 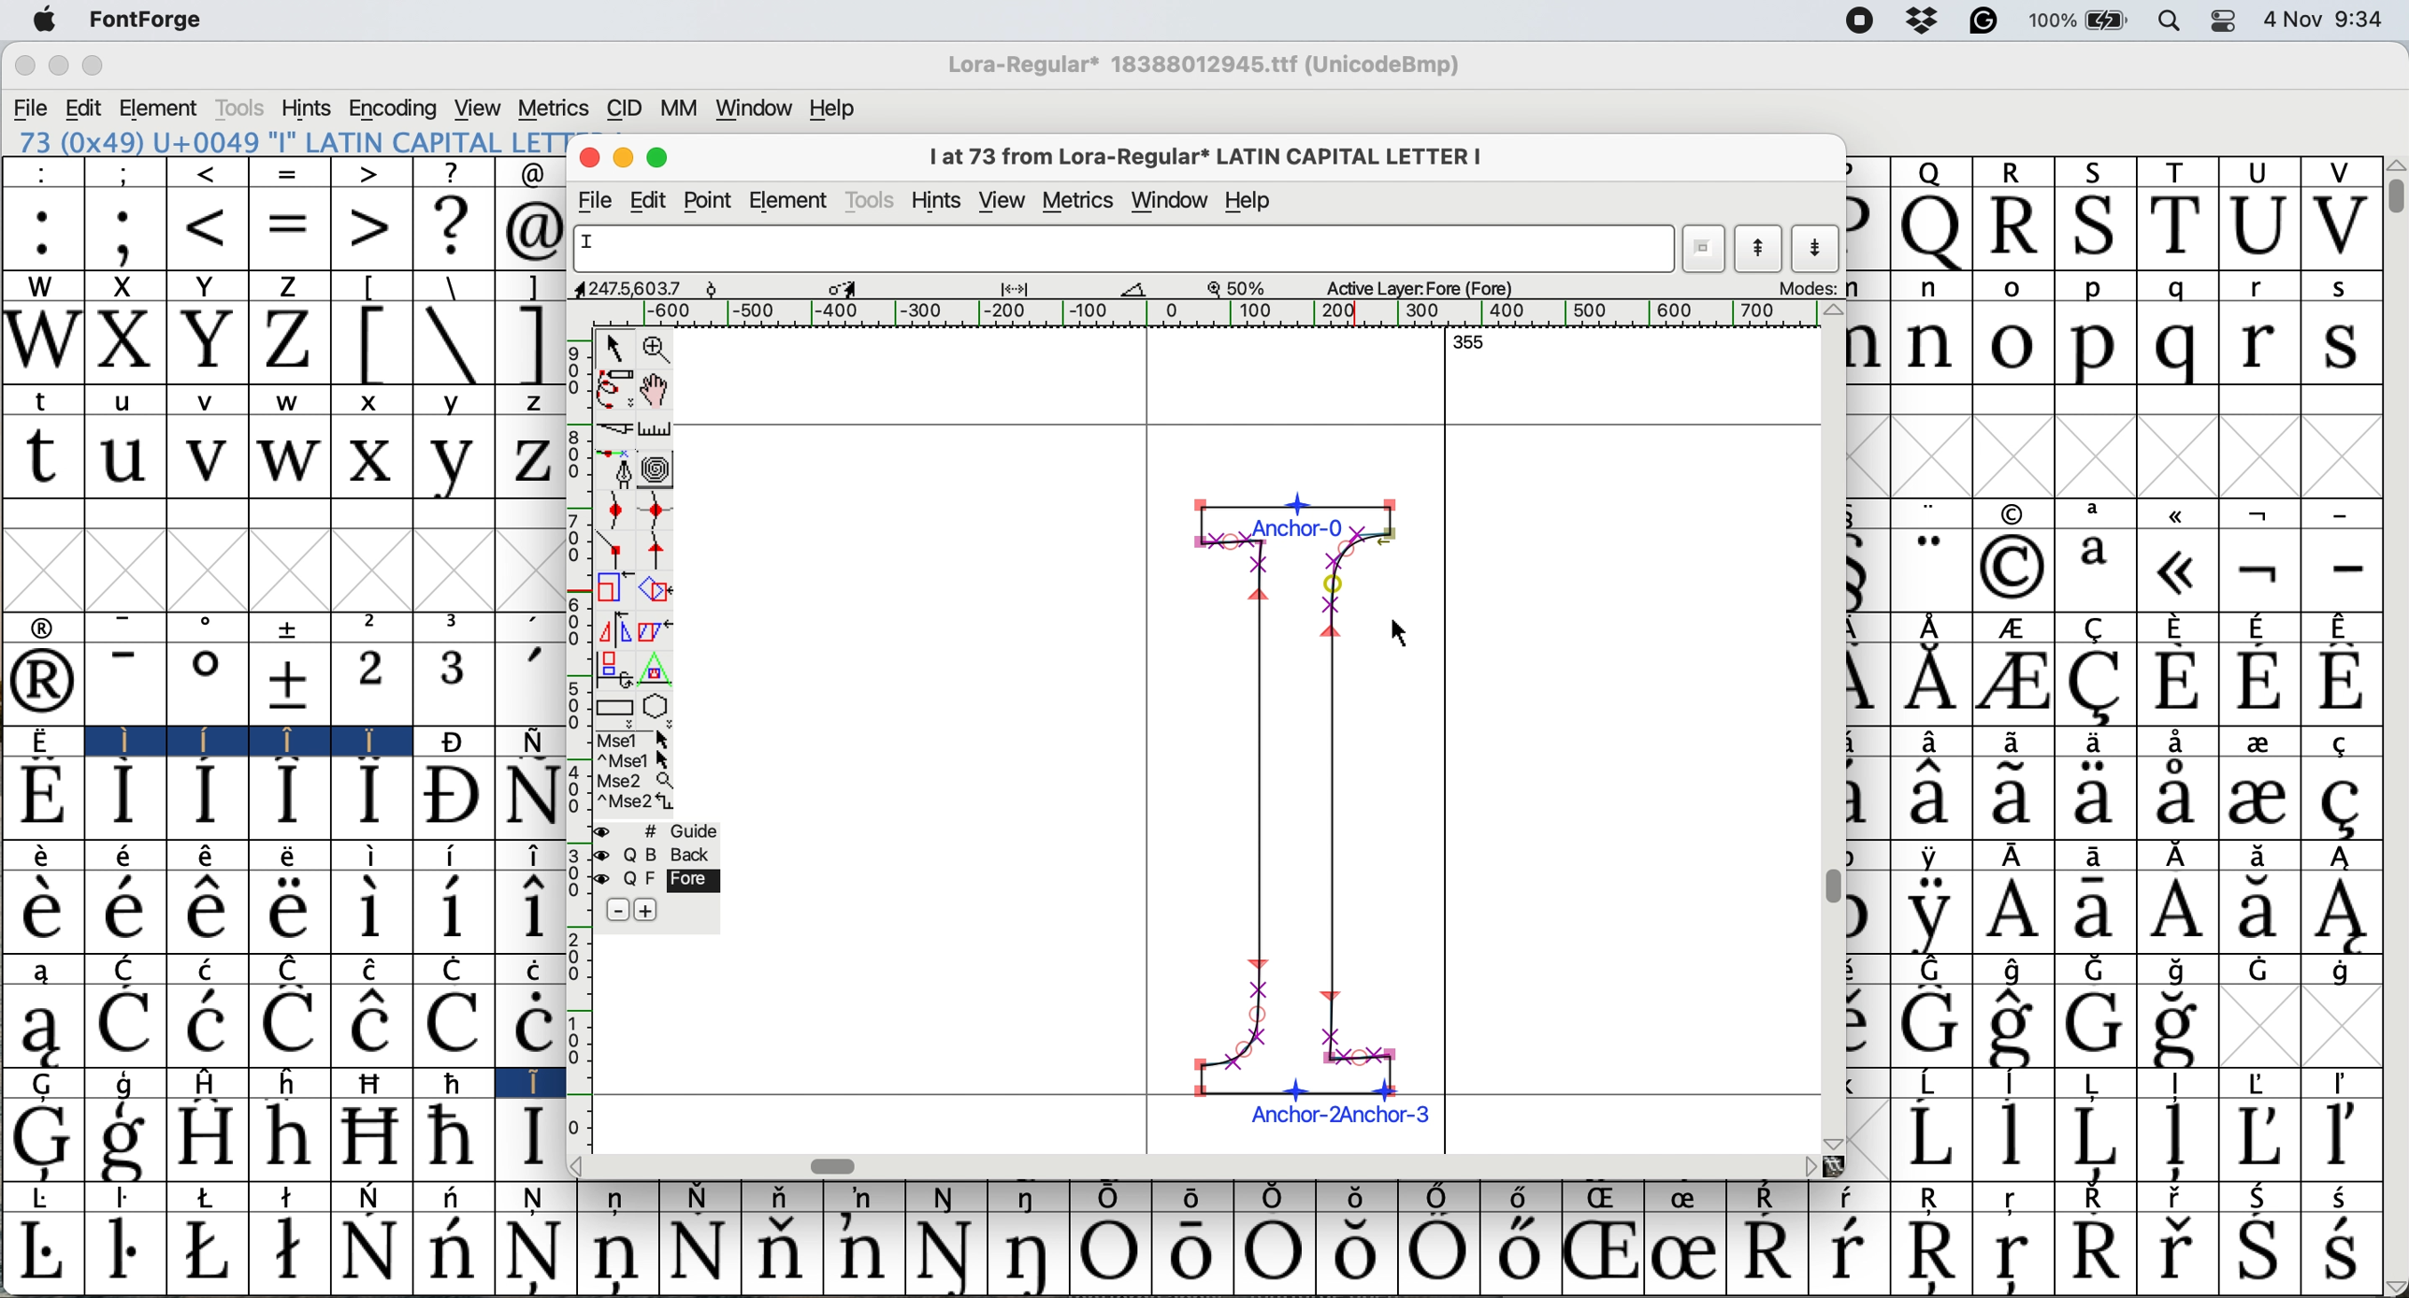 What do you see at coordinates (2265, 1197) in the screenshot?
I see `Symbol` at bounding box center [2265, 1197].